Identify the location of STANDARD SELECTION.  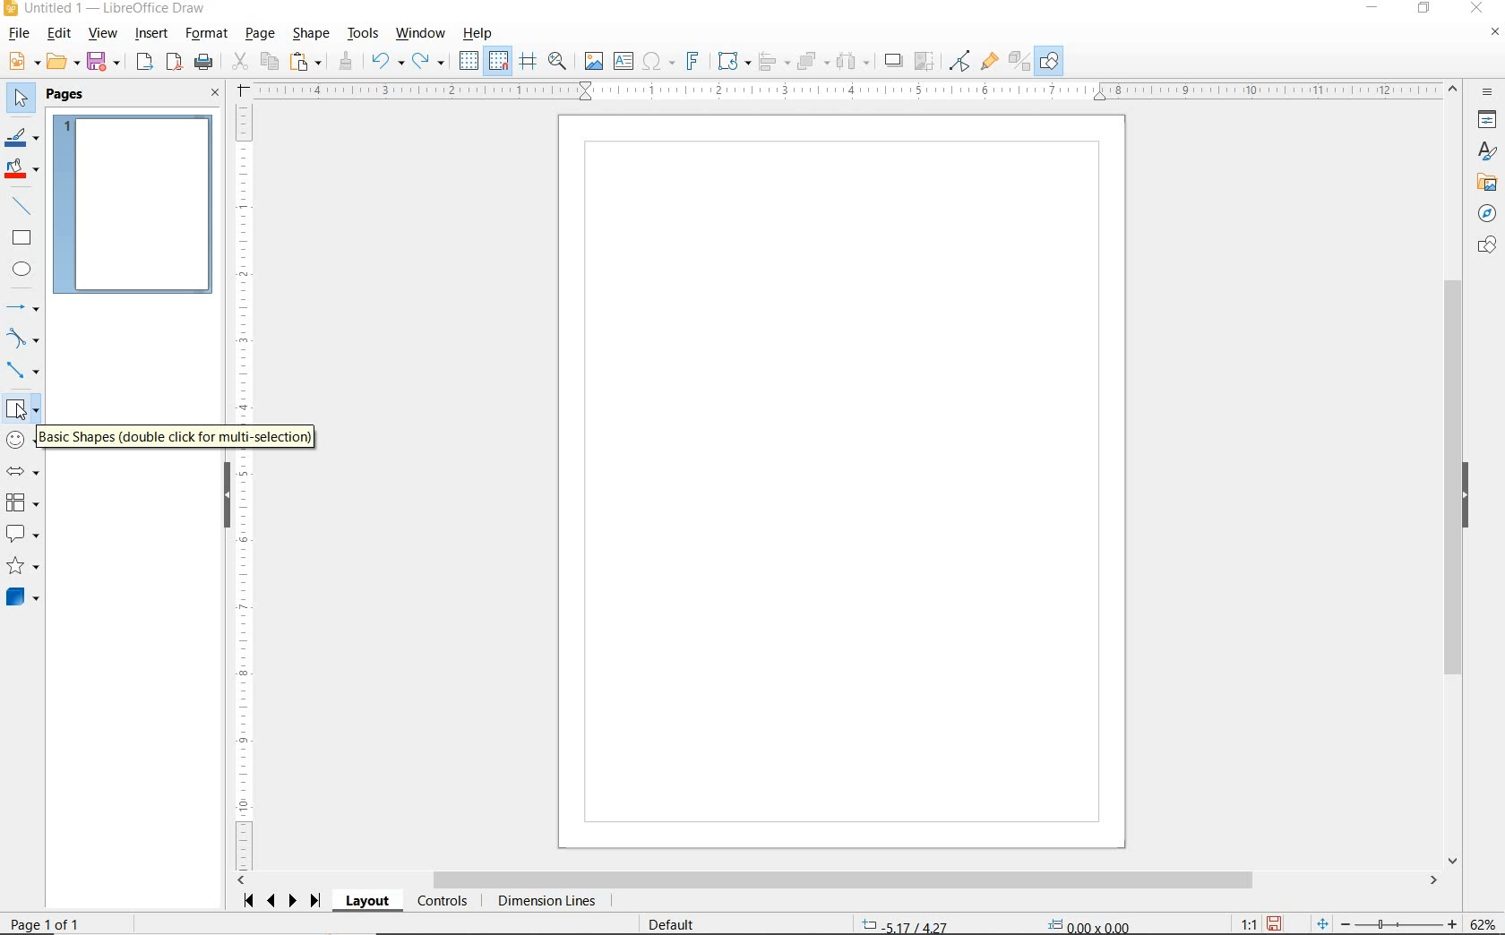
(998, 922).